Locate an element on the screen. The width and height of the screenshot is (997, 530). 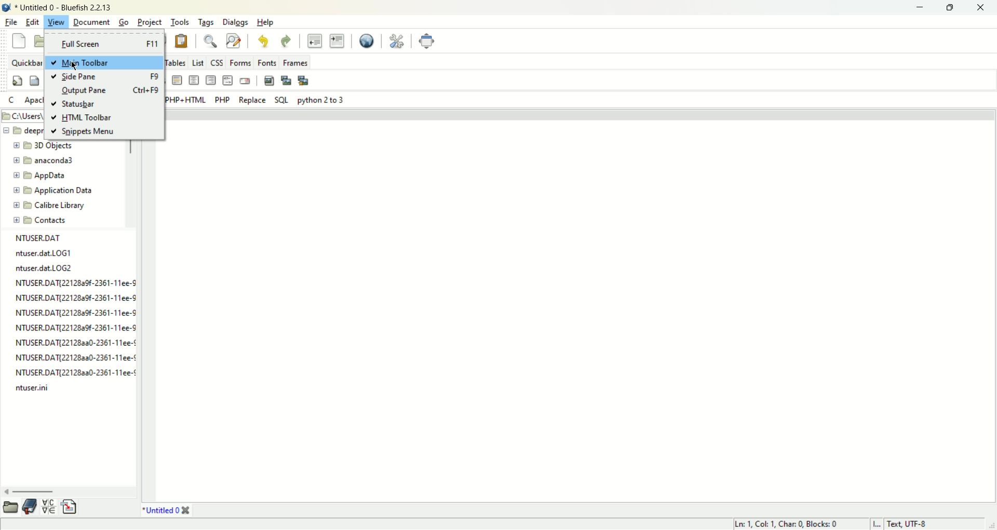
cursor is located at coordinates (77, 68).